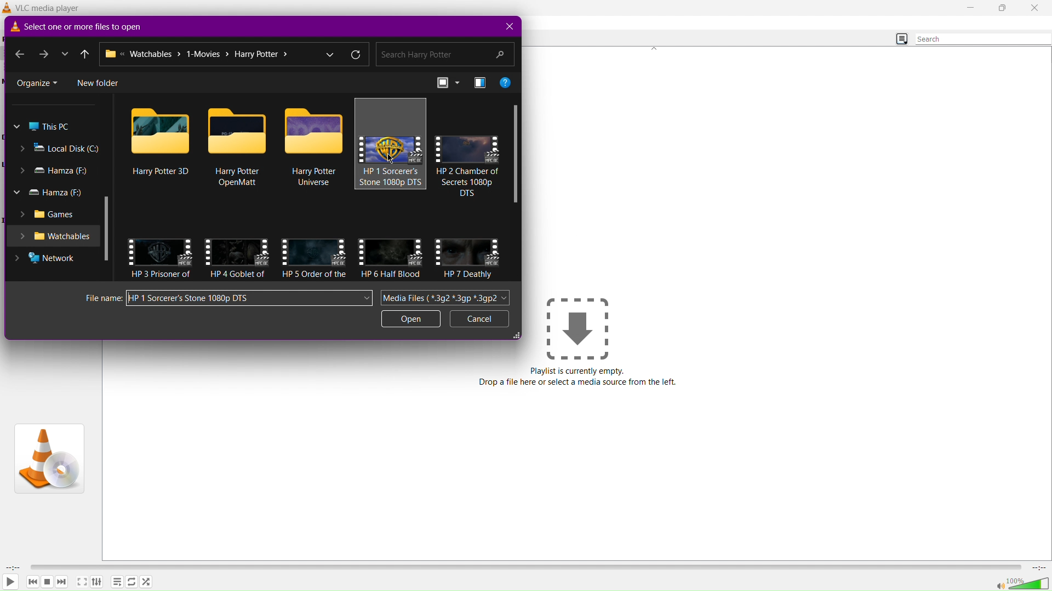 The height and width of the screenshot is (591, 1052). I want to click on video file, so click(161, 130).